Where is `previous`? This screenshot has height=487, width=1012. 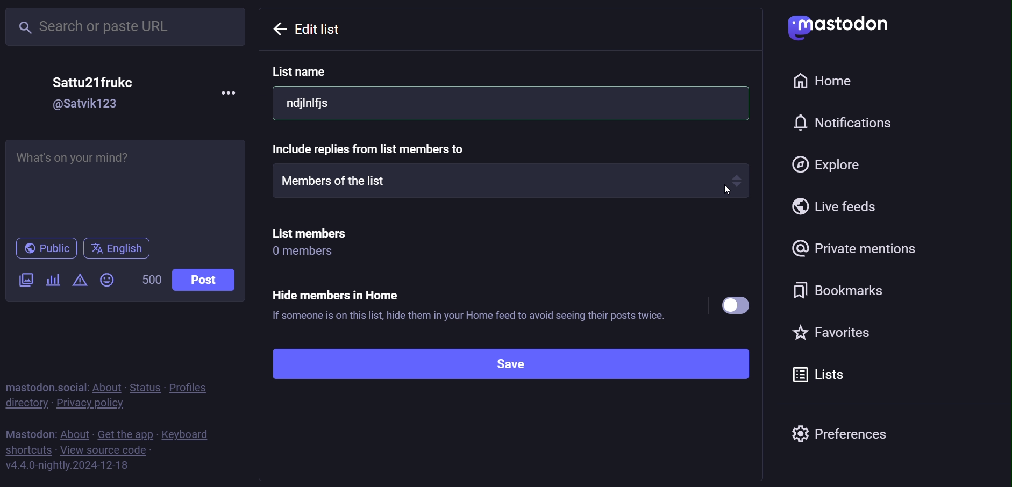 previous is located at coordinates (309, 29).